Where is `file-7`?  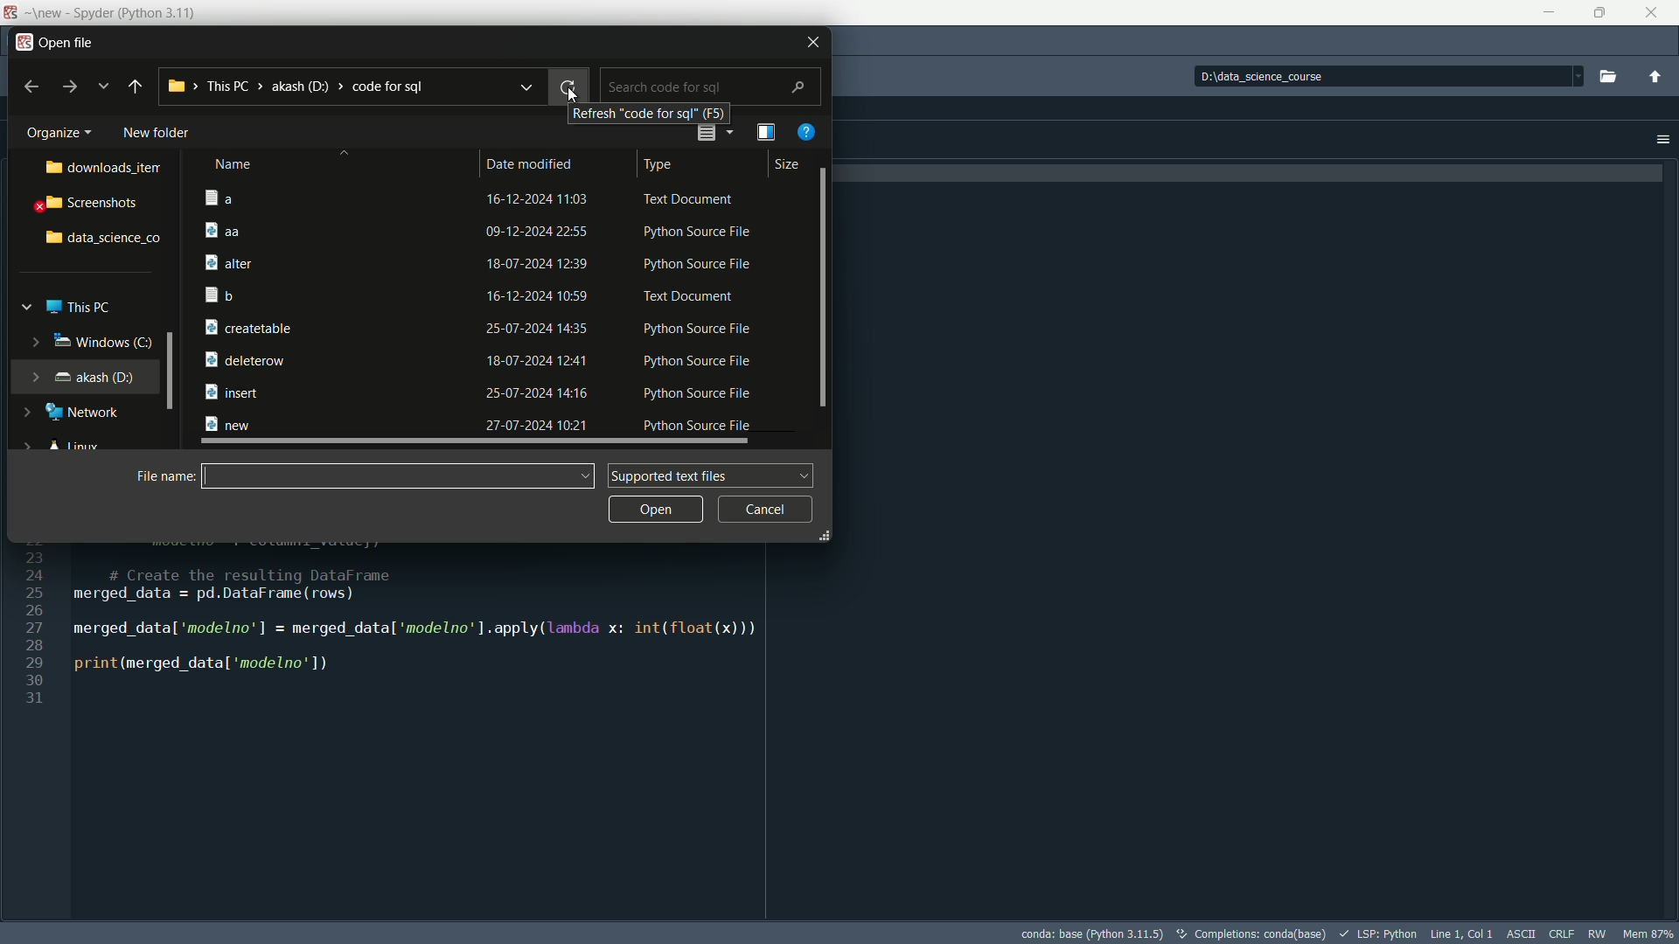 file-7 is located at coordinates (478, 392).